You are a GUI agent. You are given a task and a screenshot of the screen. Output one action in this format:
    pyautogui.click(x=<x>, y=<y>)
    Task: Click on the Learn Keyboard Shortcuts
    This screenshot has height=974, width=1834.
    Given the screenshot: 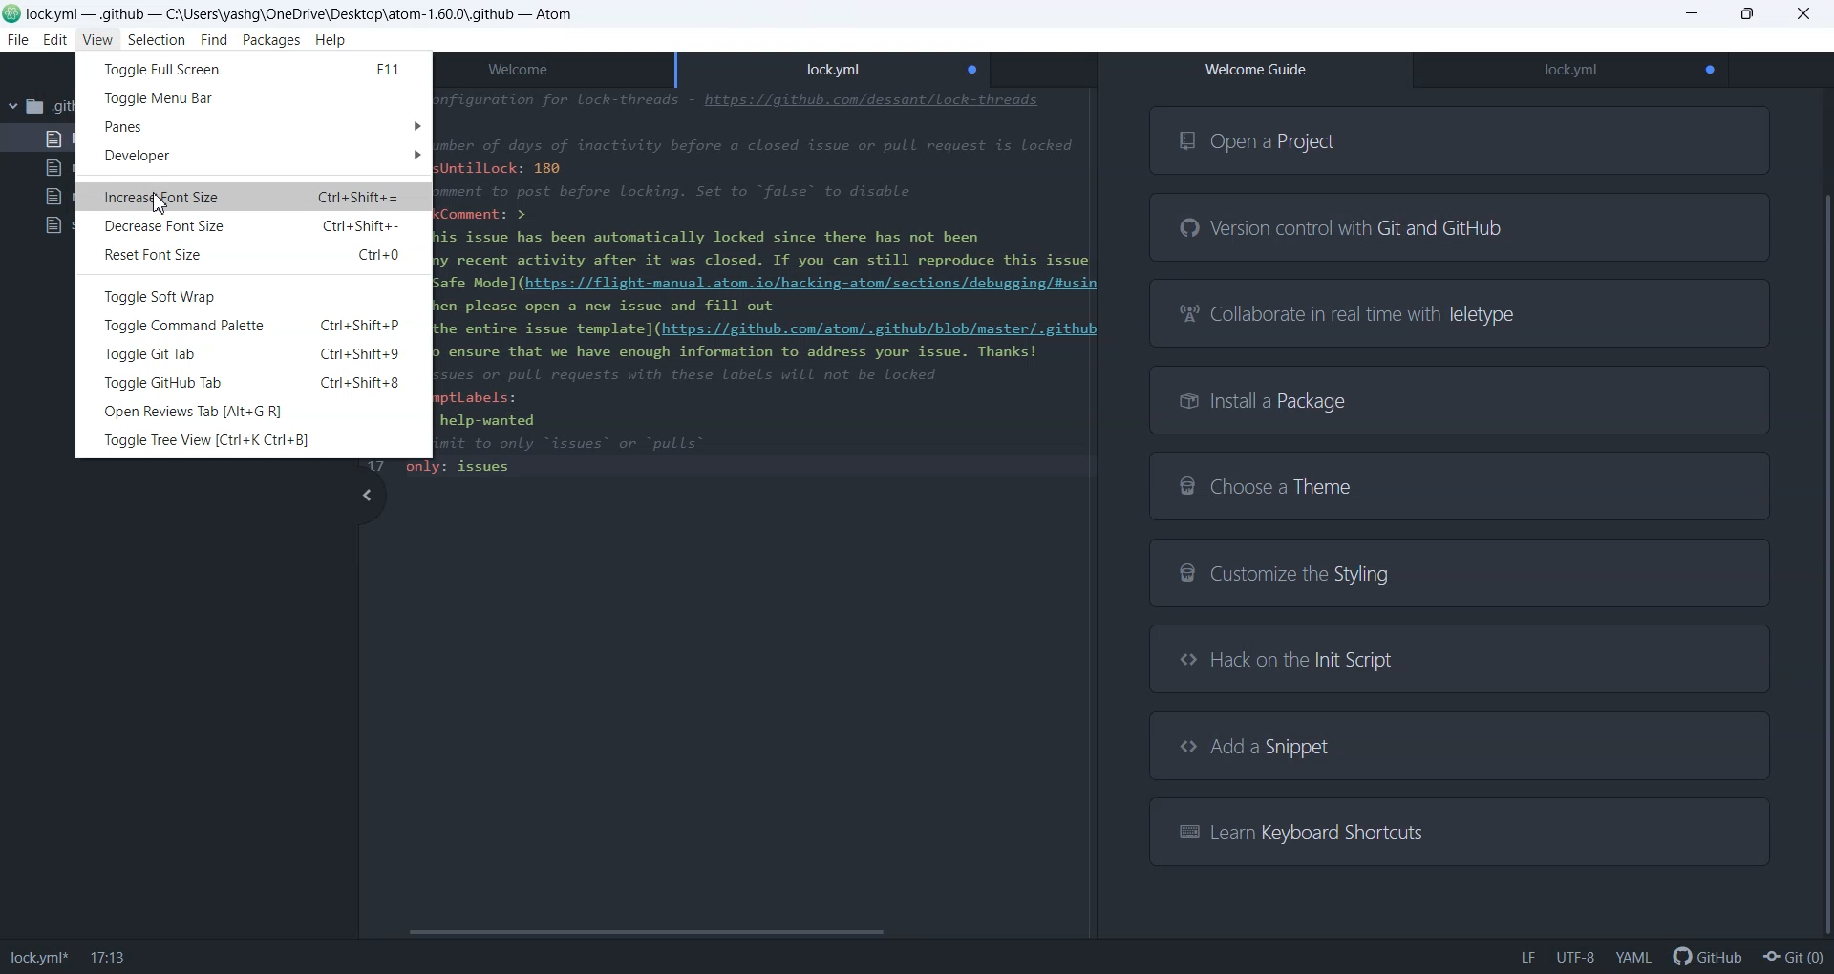 What is the action you would take?
    pyautogui.click(x=1456, y=830)
    